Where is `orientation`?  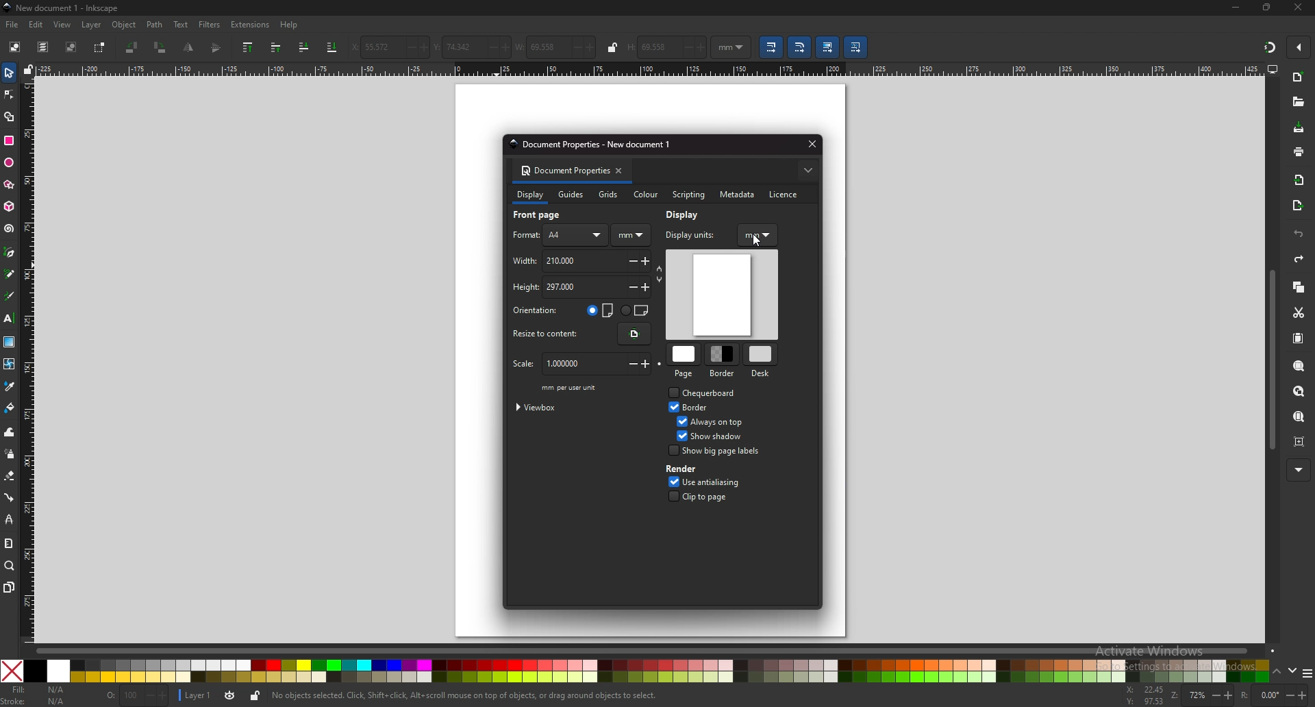 orientation is located at coordinates (538, 311).